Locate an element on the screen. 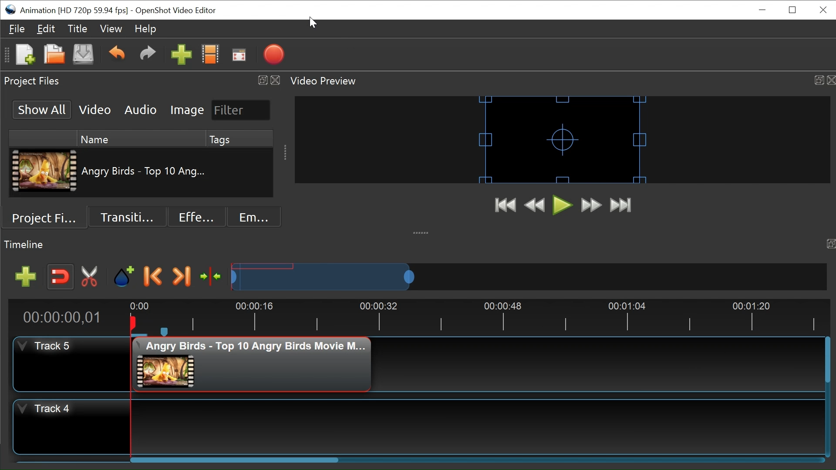  Title is located at coordinates (78, 30).